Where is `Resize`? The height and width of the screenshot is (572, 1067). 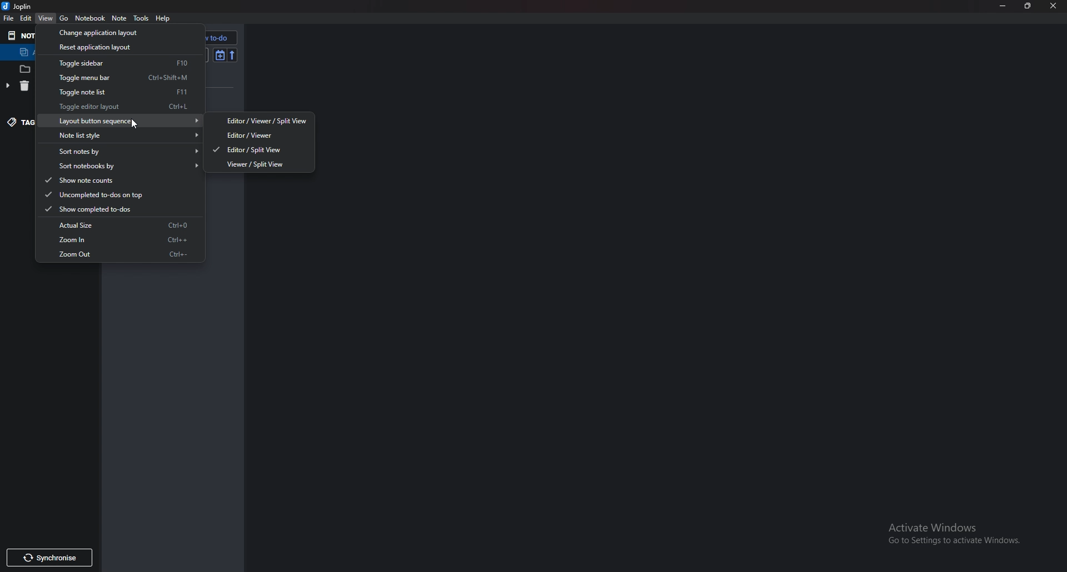
Resize is located at coordinates (1027, 6).